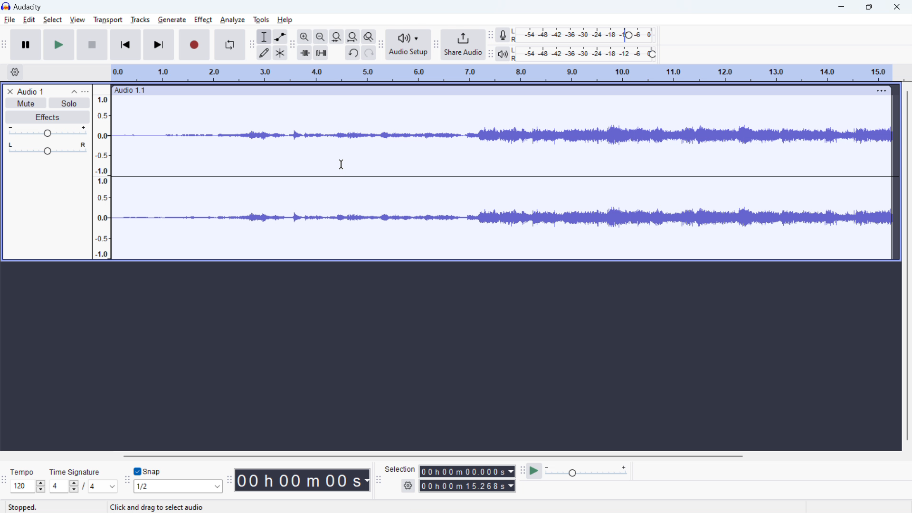  What do you see at coordinates (502, 36) in the screenshot?
I see `recording meter` at bounding box center [502, 36].